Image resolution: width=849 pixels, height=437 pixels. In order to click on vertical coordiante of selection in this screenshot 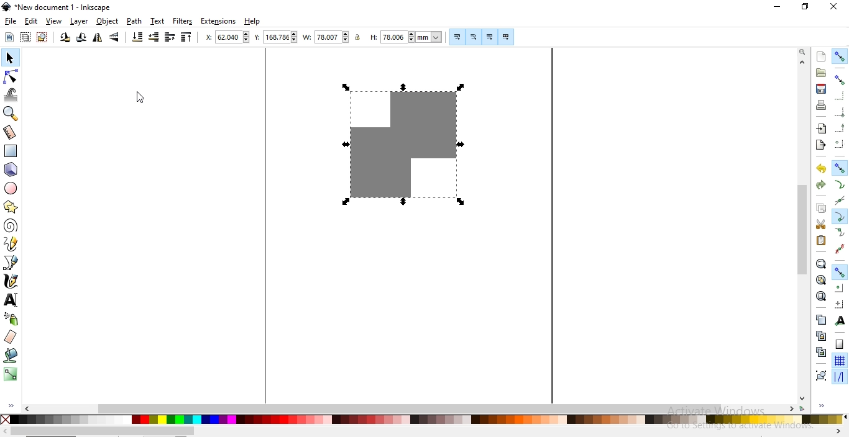, I will do `click(276, 38)`.